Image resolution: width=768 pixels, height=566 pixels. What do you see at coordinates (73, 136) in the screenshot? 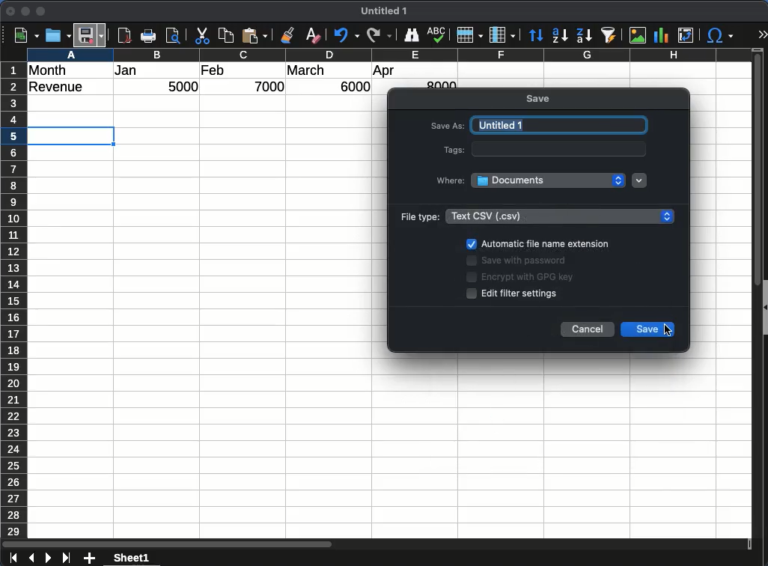
I see `selection` at bounding box center [73, 136].